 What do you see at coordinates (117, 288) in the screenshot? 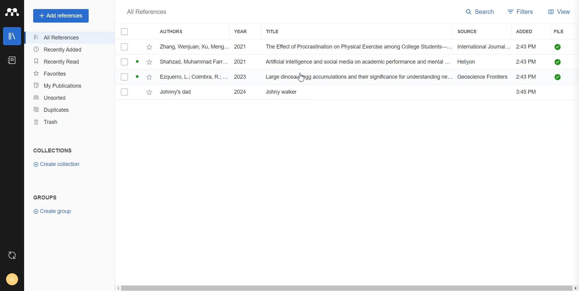
I see `Scroll Left` at bounding box center [117, 288].